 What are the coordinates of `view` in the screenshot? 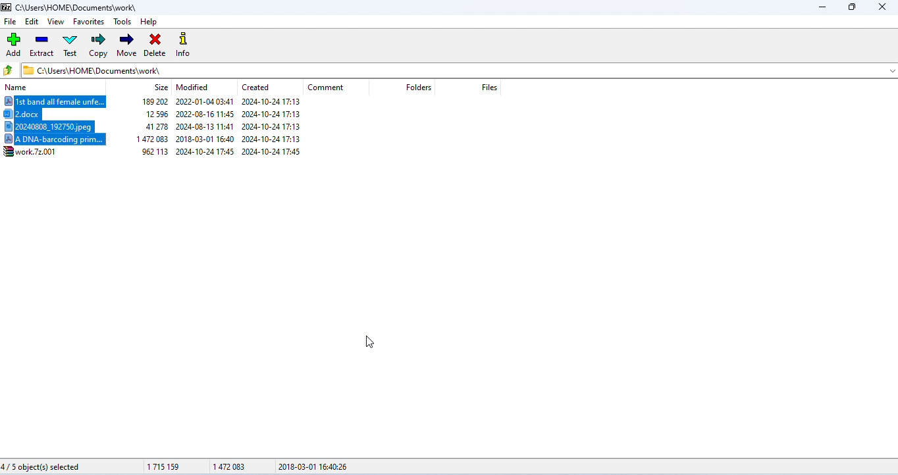 It's located at (55, 22).